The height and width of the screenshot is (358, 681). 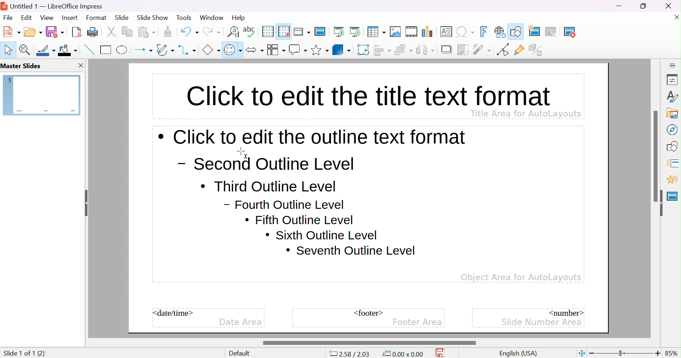 What do you see at coordinates (442, 353) in the screenshot?
I see `save` at bounding box center [442, 353].